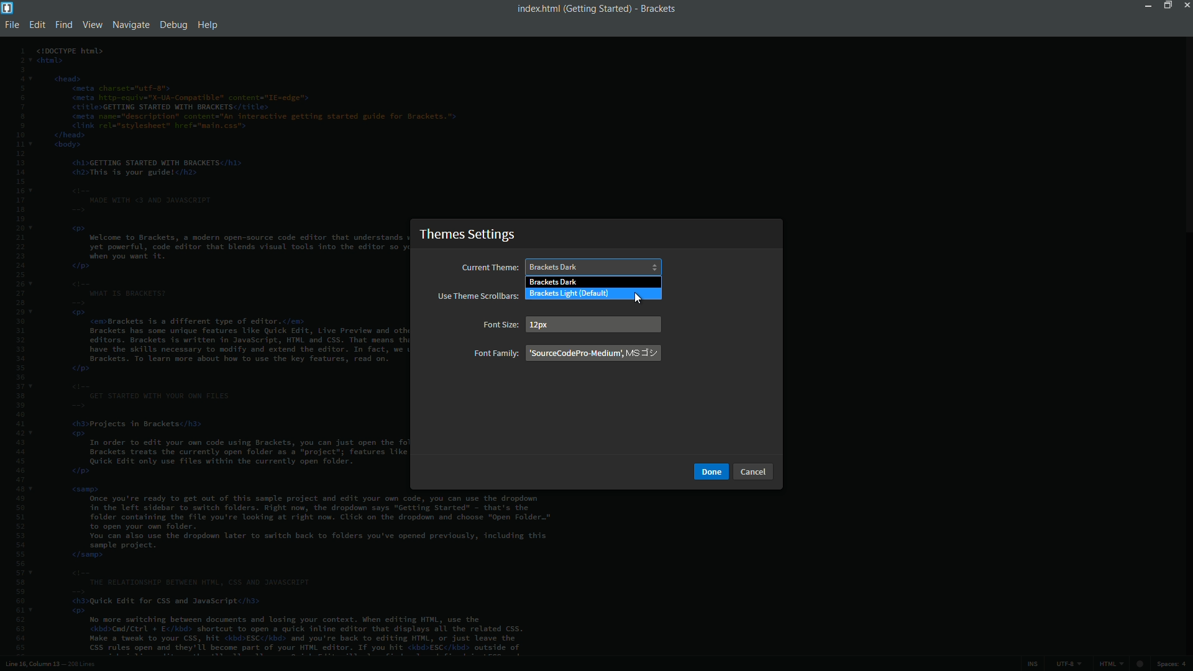 The height and width of the screenshot is (671, 1193). I want to click on number of lines, so click(83, 665).